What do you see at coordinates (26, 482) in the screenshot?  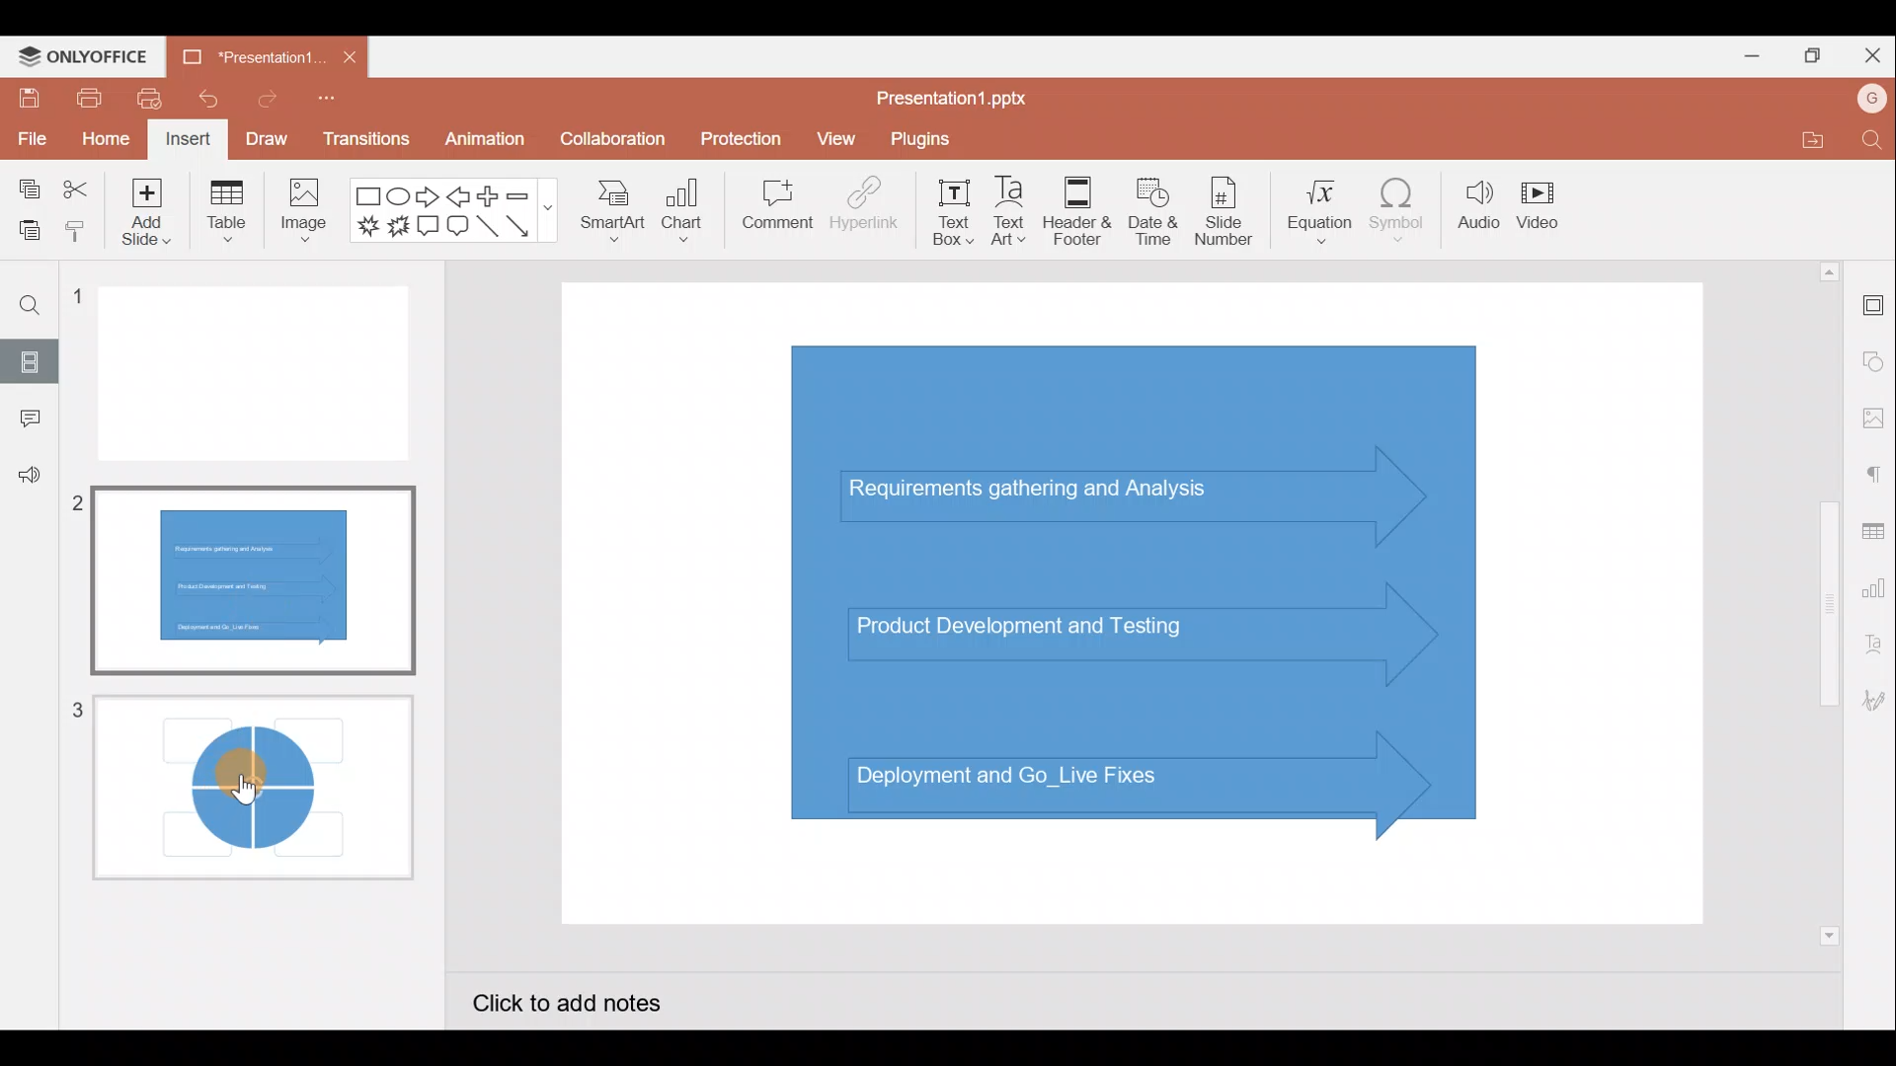 I see `Feedback & support` at bounding box center [26, 482].